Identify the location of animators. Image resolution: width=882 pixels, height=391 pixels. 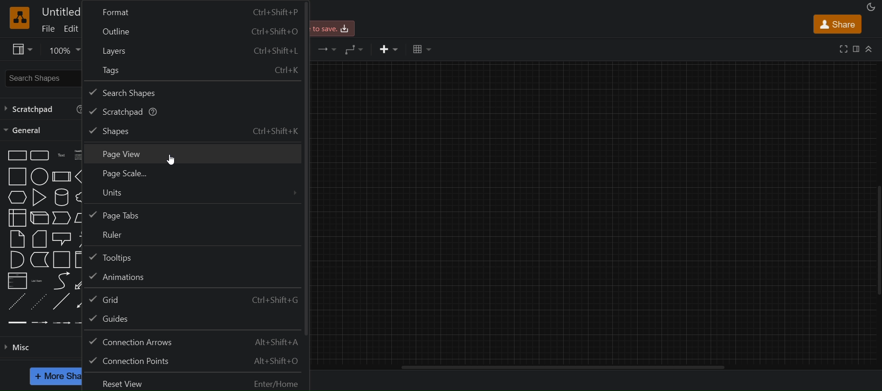
(194, 278).